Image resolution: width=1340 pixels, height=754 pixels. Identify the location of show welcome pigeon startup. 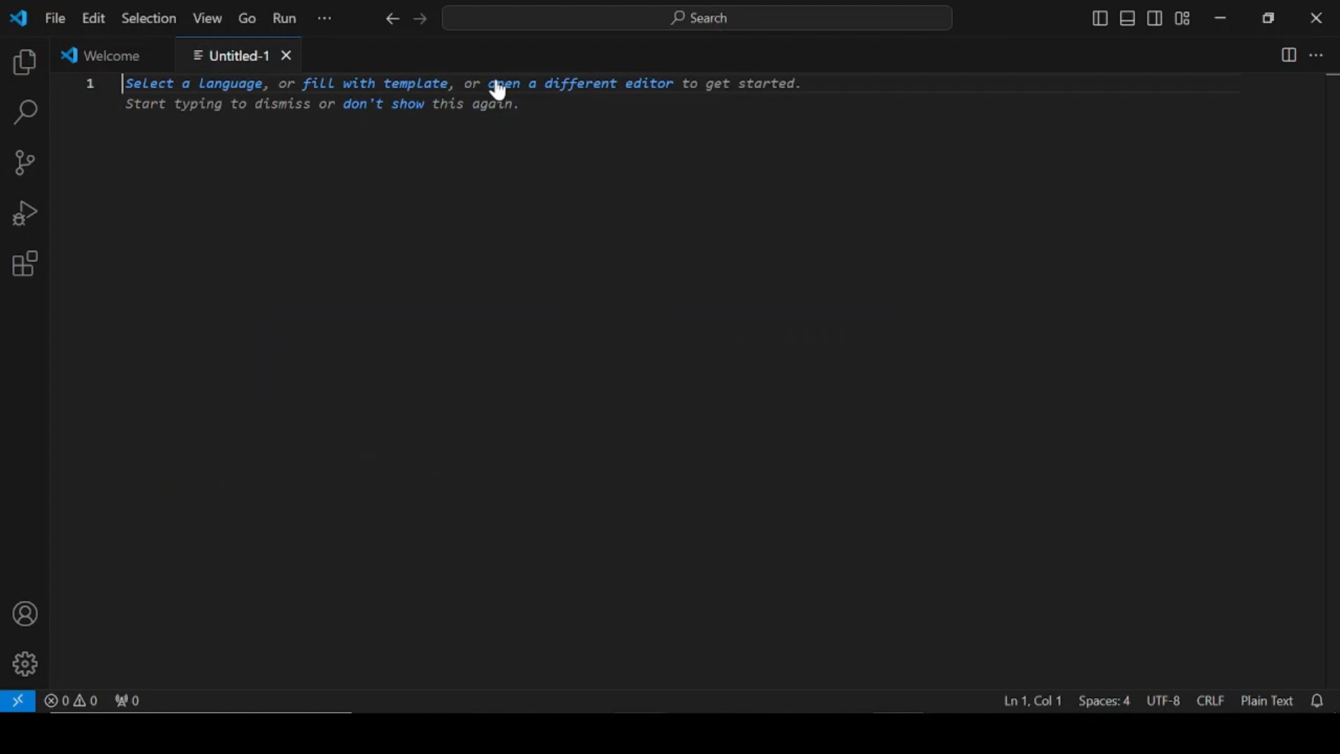
(697, 665).